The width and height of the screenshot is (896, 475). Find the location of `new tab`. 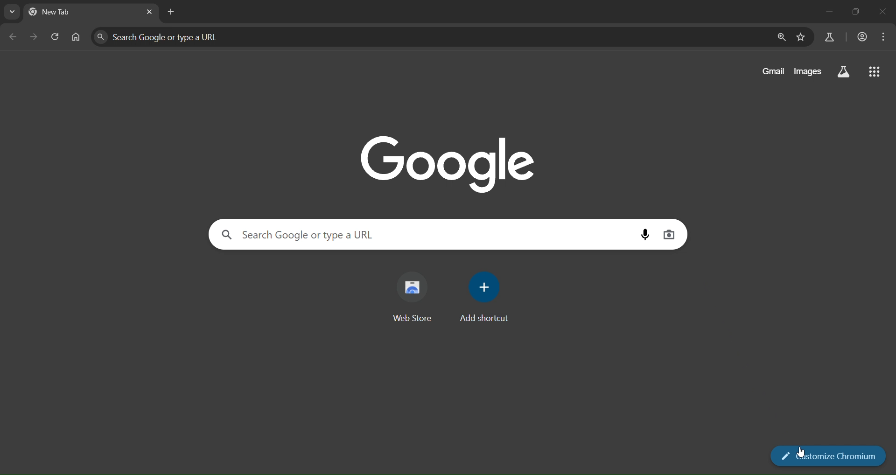

new tab is located at coordinates (171, 11).